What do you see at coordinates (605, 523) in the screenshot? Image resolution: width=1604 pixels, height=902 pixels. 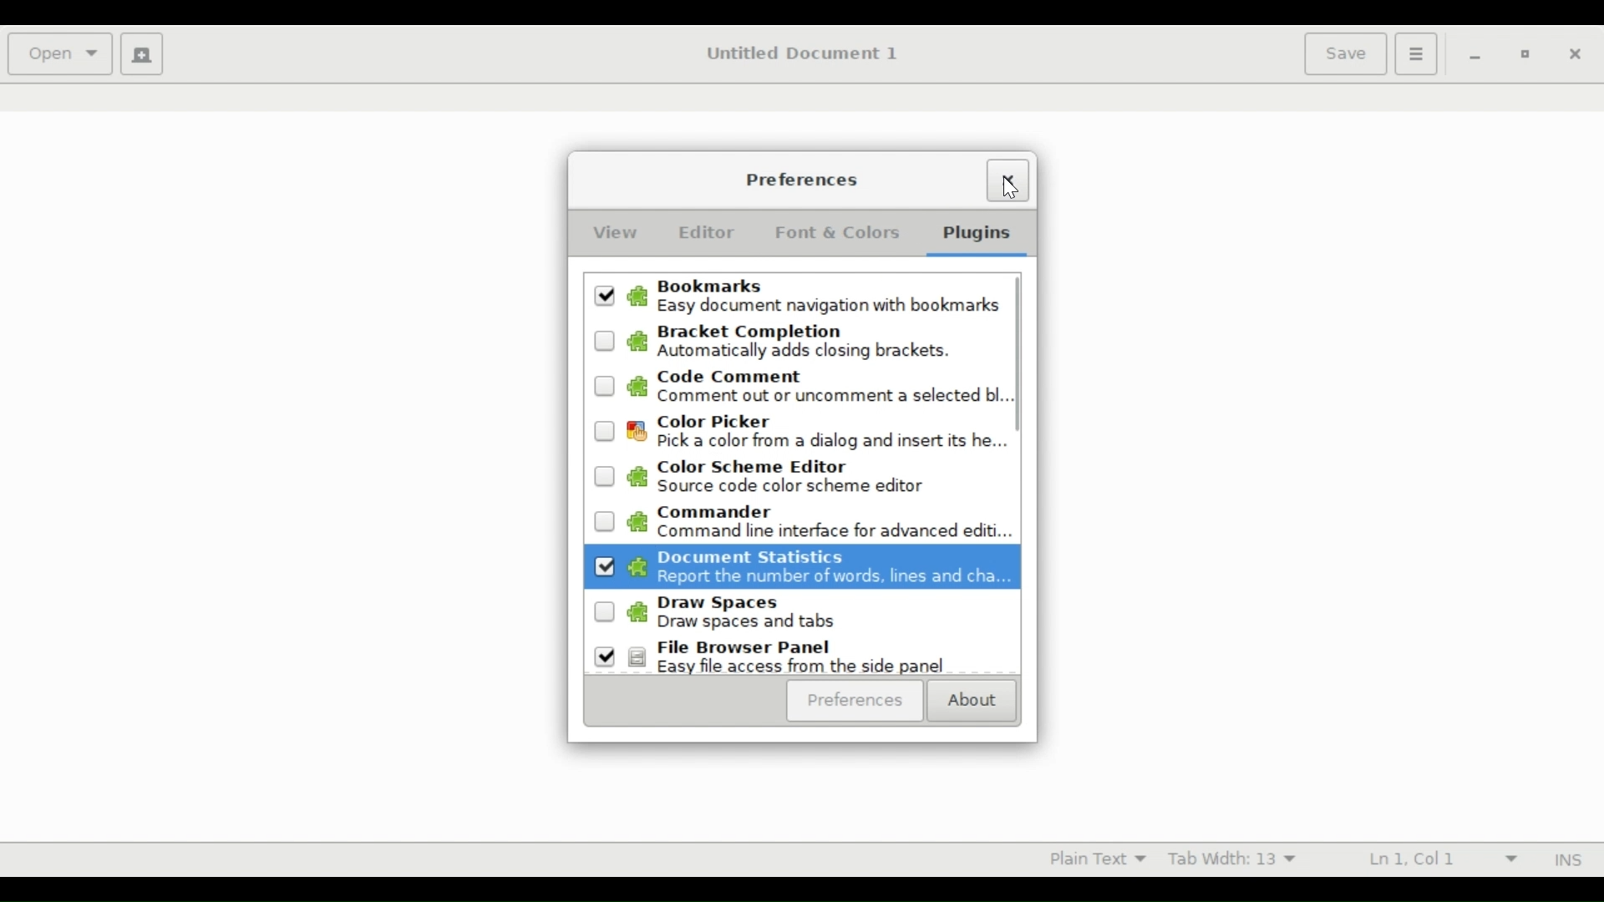 I see `Unselected` at bounding box center [605, 523].